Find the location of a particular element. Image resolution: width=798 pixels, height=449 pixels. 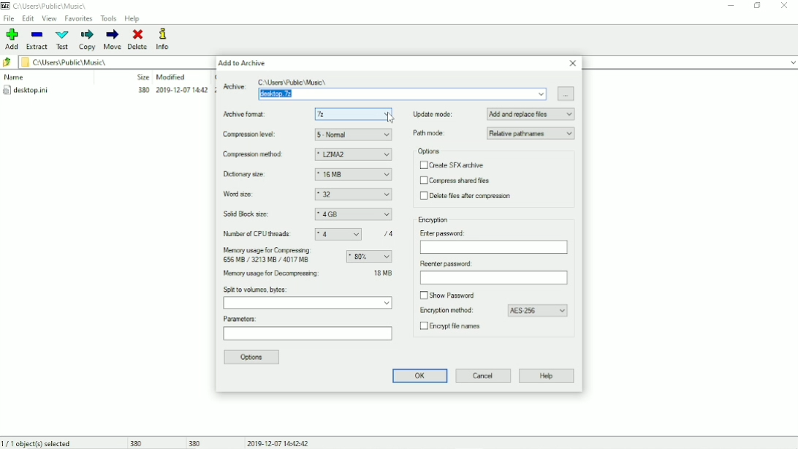

Create SFX archive is located at coordinates (452, 165).